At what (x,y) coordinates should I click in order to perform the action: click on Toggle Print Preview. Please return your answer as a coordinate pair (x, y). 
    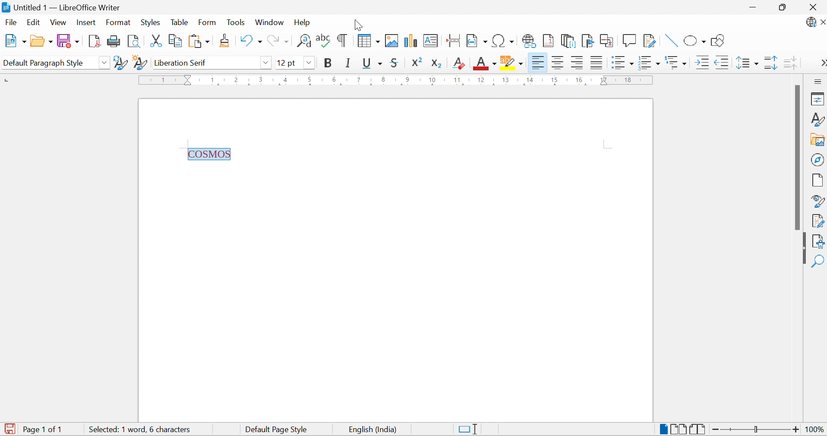
    Looking at the image, I should click on (133, 41).